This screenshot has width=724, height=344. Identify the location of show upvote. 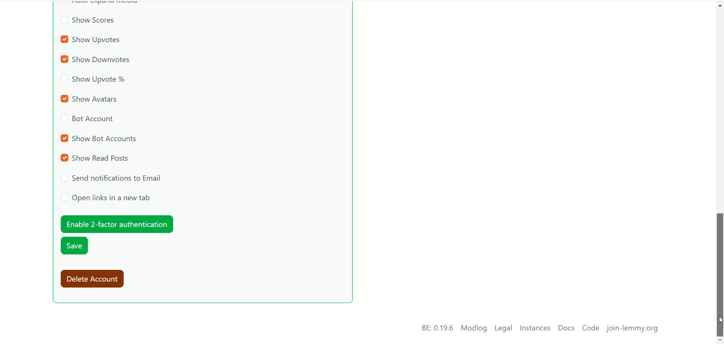
(94, 80).